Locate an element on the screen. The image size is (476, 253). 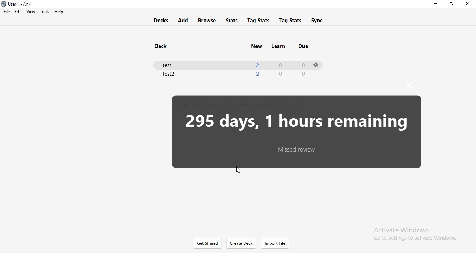
settings is located at coordinates (315, 65).